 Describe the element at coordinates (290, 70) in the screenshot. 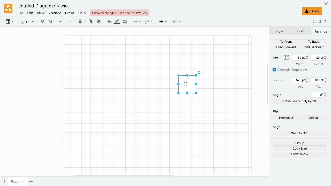

I see `Constrain proportions` at that location.